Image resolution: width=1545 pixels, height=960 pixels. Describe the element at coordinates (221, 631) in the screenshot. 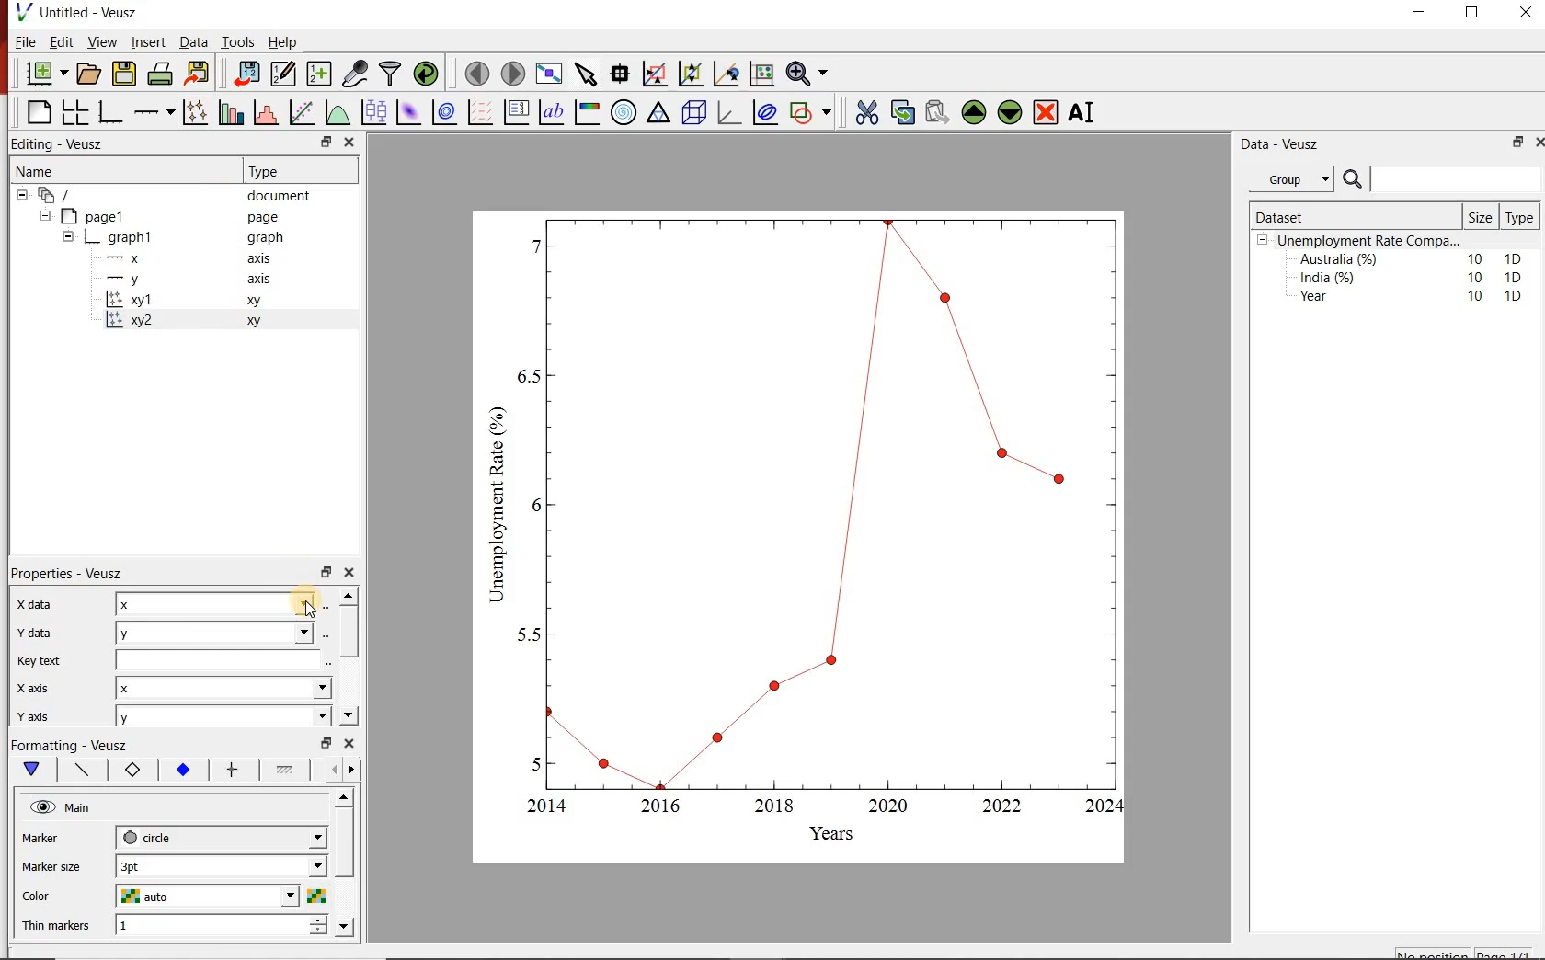

I see `y` at that location.